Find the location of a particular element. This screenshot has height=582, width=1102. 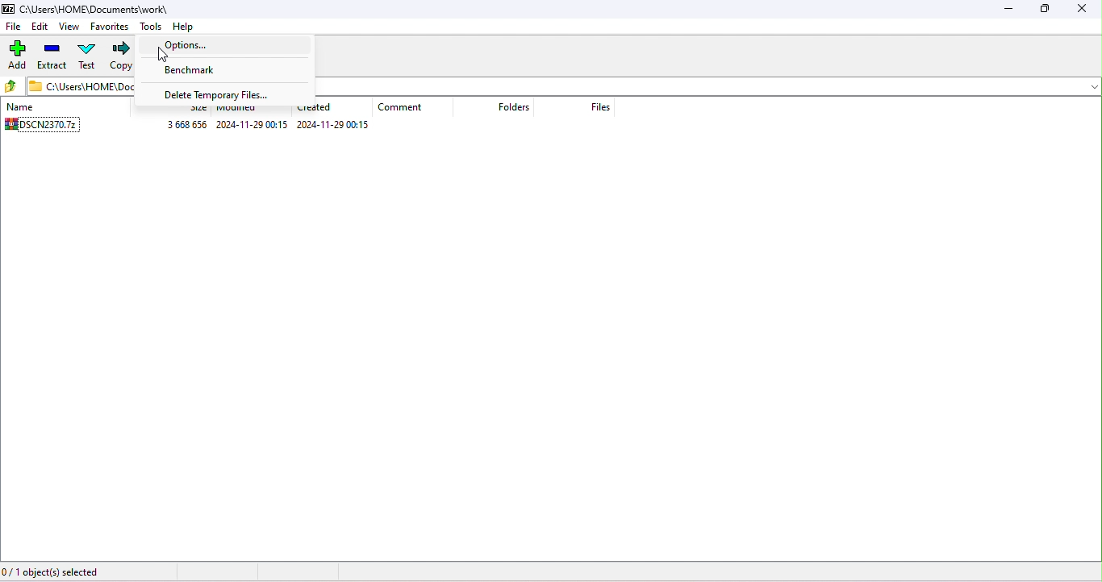

file is located at coordinates (14, 27).